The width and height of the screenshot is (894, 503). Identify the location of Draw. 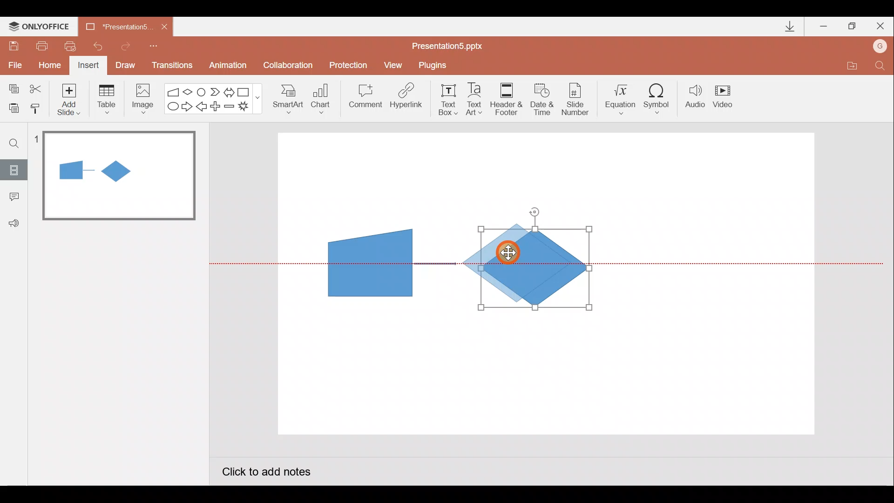
(126, 64).